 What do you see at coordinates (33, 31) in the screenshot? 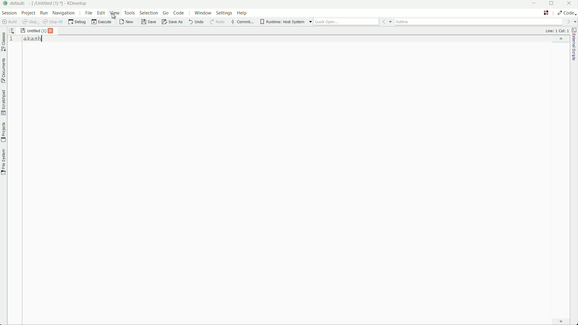
I see `untitled` at bounding box center [33, 31].